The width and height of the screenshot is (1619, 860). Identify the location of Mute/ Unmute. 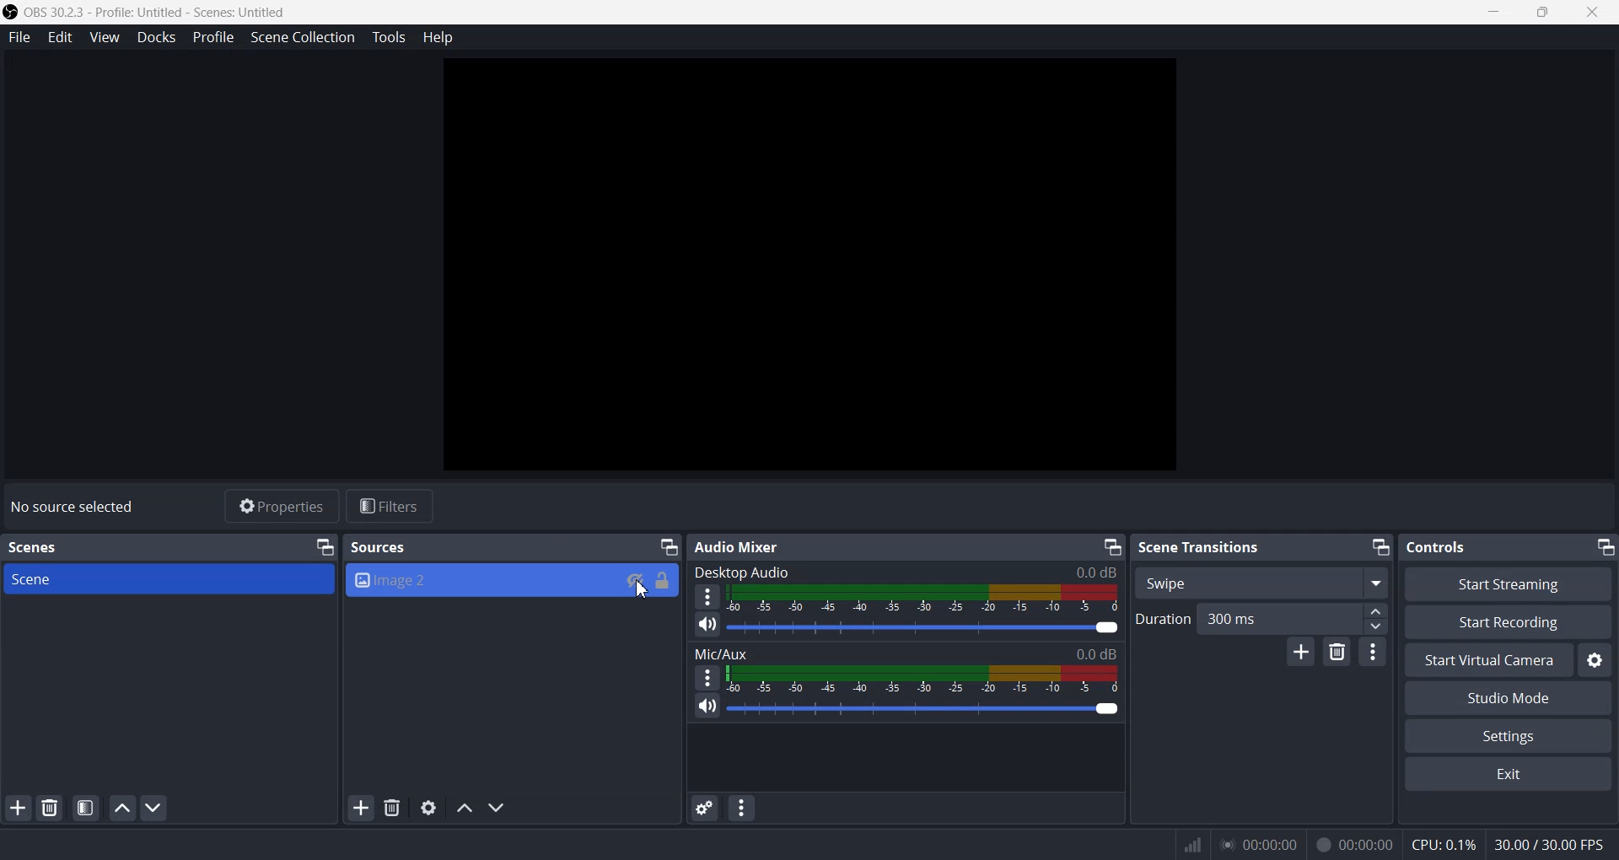
(704, 624).